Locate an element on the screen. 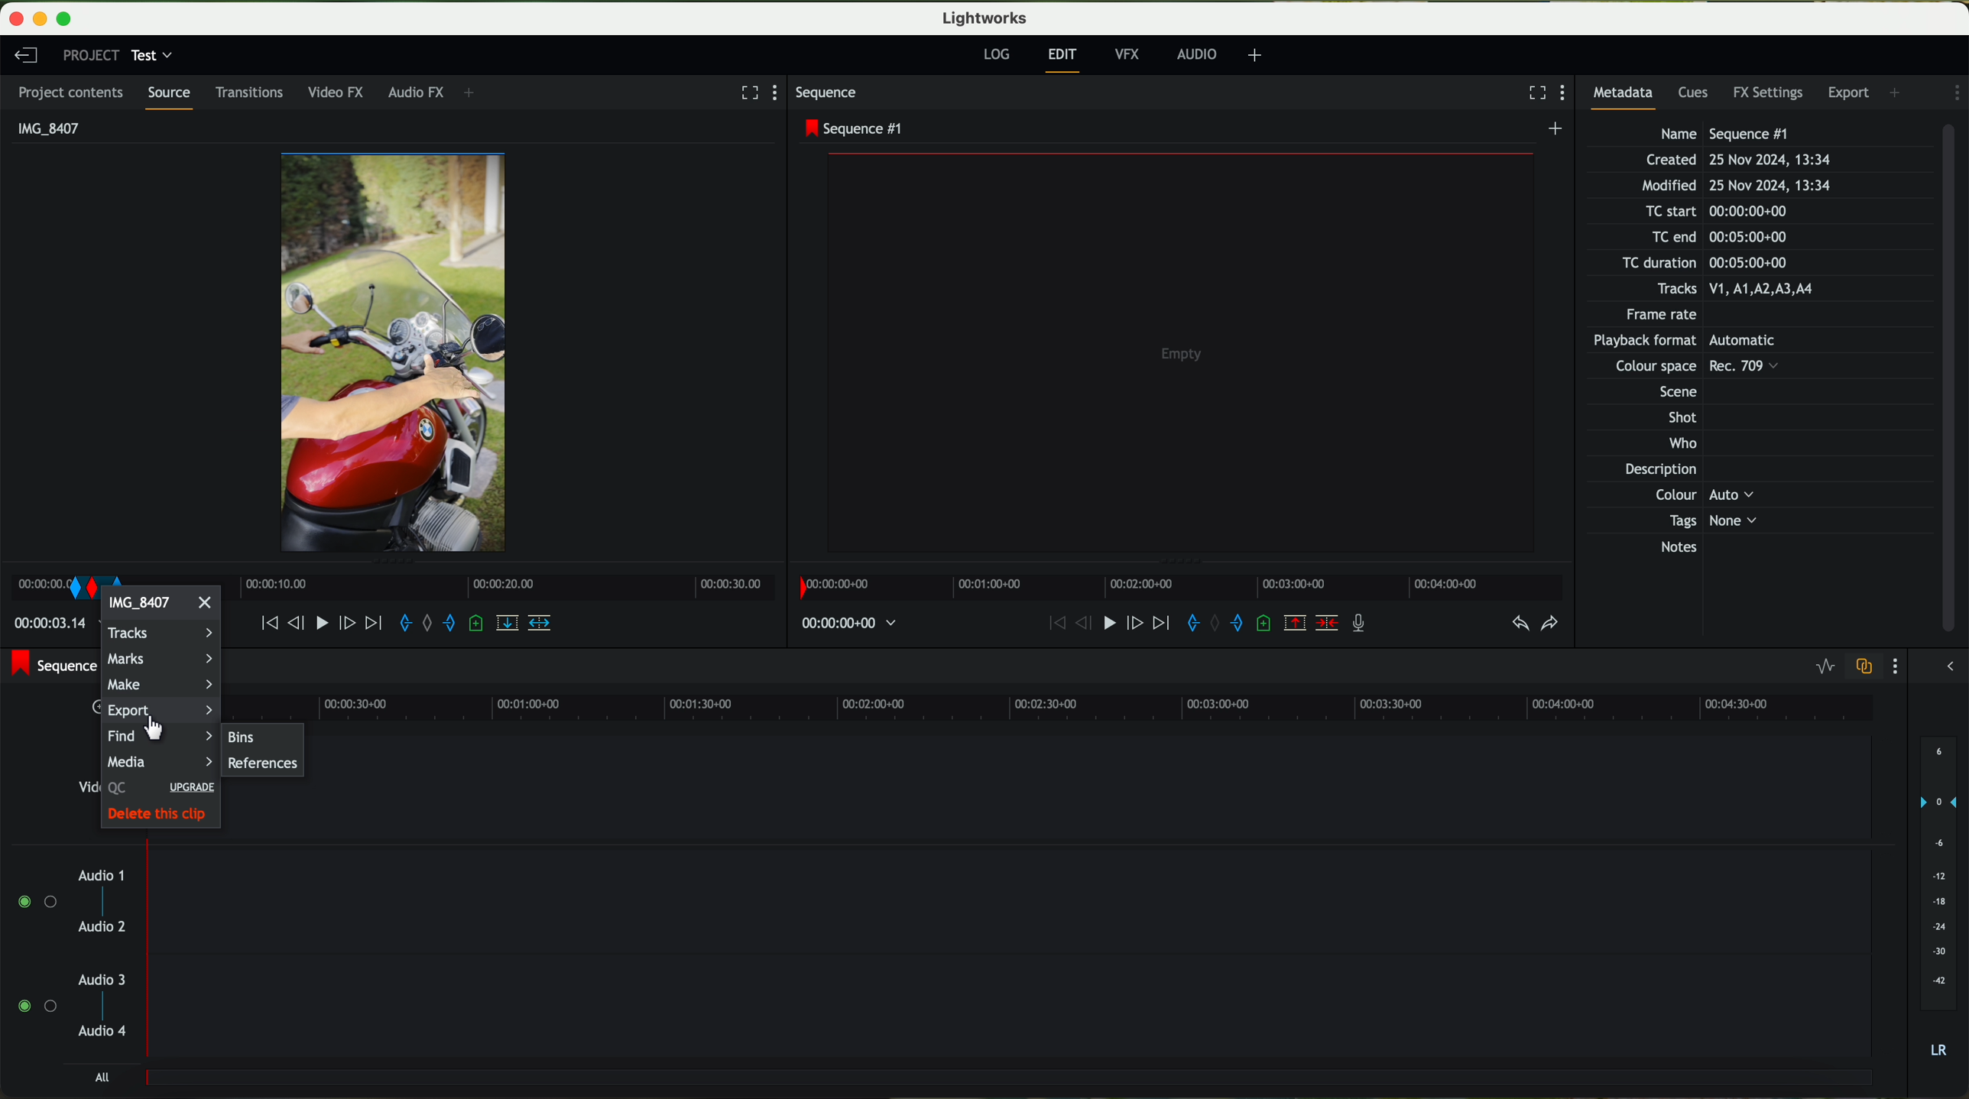  toggle audio track sync is located at coordinates (1867, 666).